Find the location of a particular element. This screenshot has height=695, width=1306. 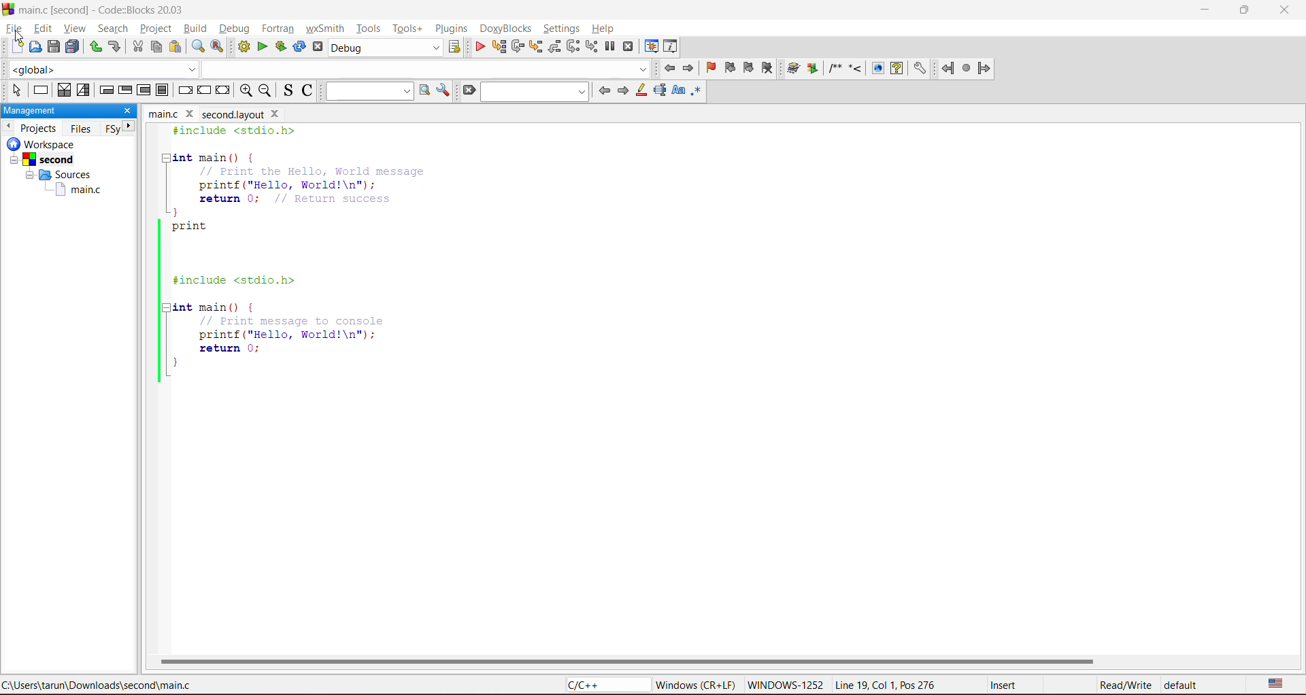

debug is located at coordinates (481, 46).